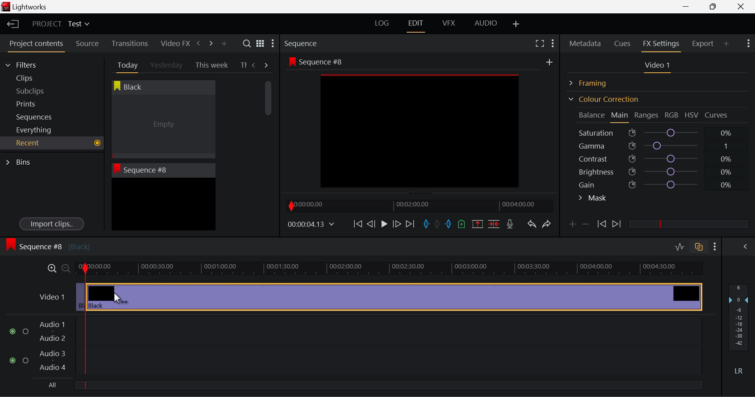  What do you see at coordinates (680, 246) in the screenshot?
I see `Toggle audio editing levels` at bounding box center [680, 246].